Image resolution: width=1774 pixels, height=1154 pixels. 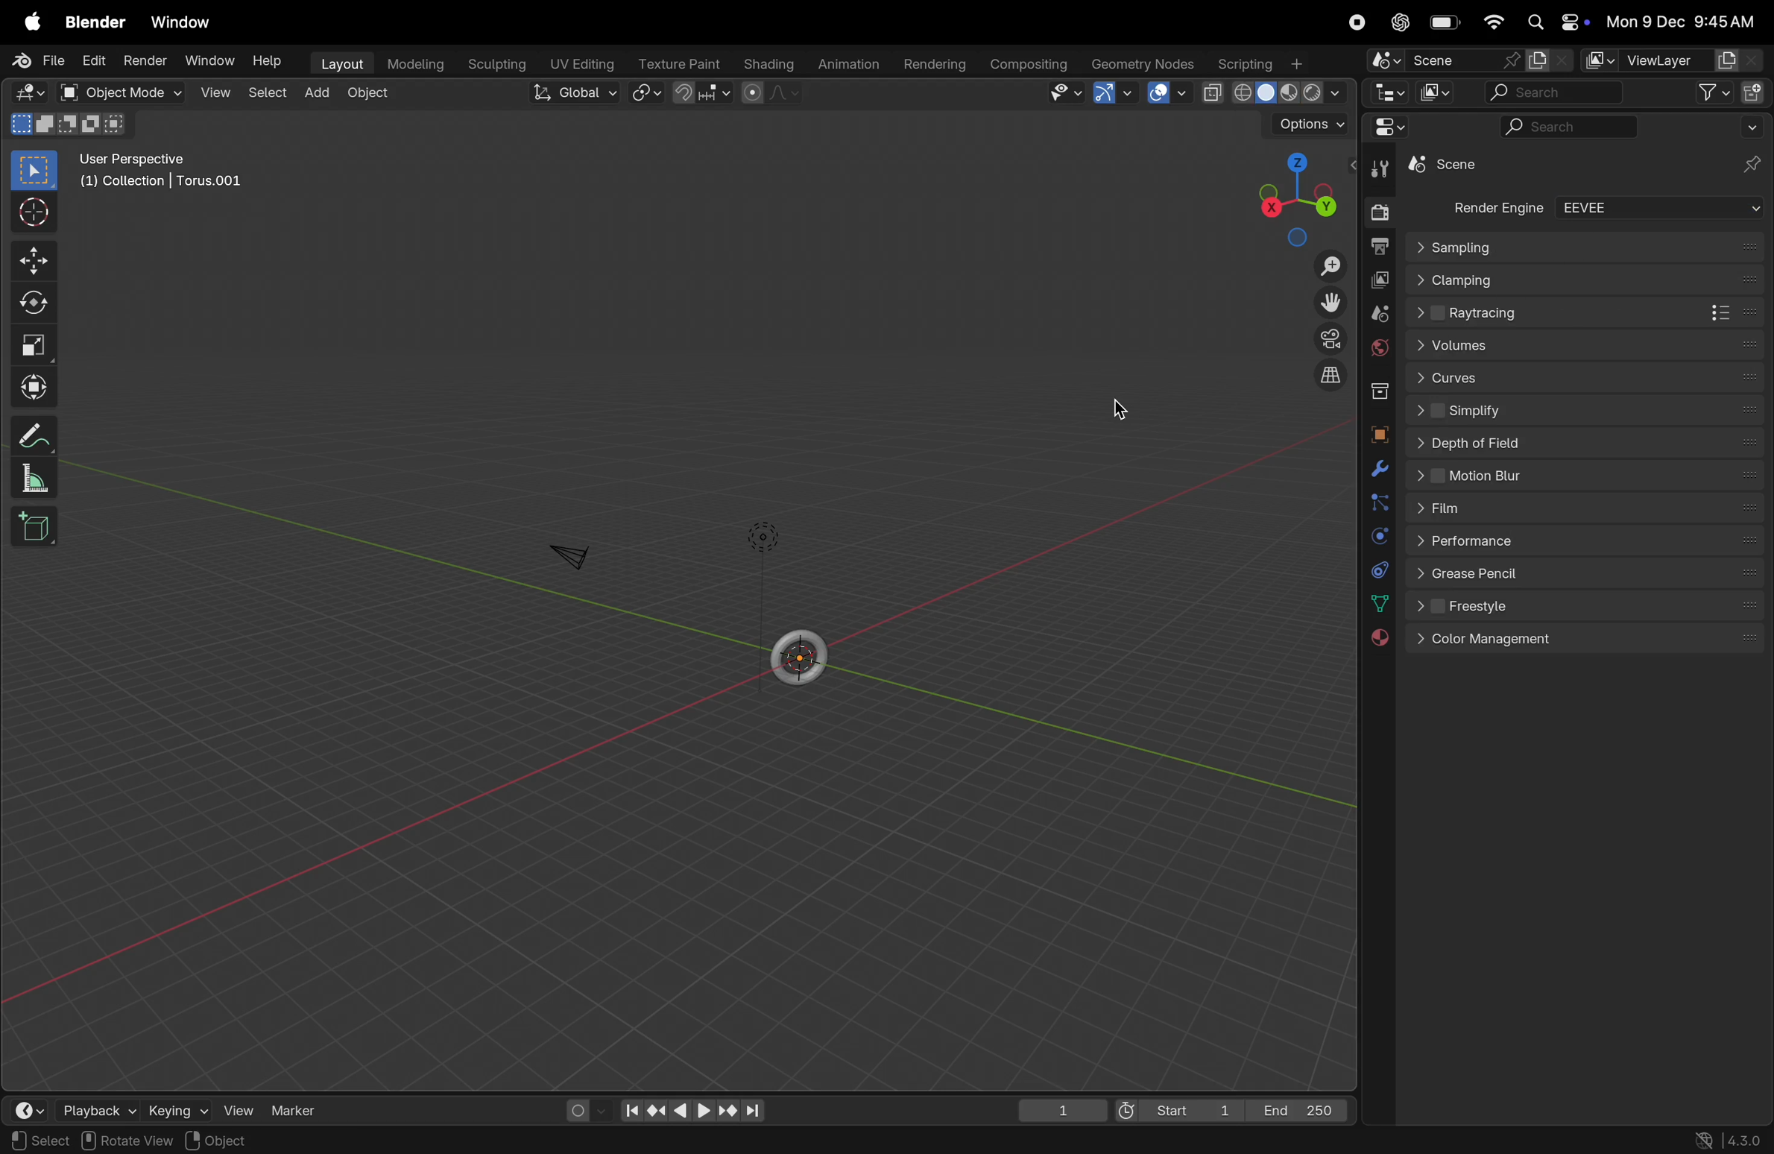 I want to click on View, so click(x=243, y=1109).